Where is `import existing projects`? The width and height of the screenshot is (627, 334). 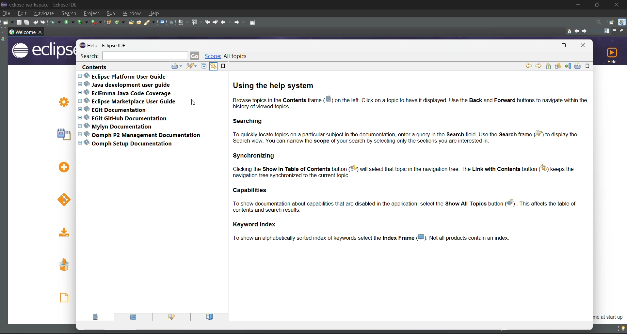
import existing projects is located at coordinates (64, 236).